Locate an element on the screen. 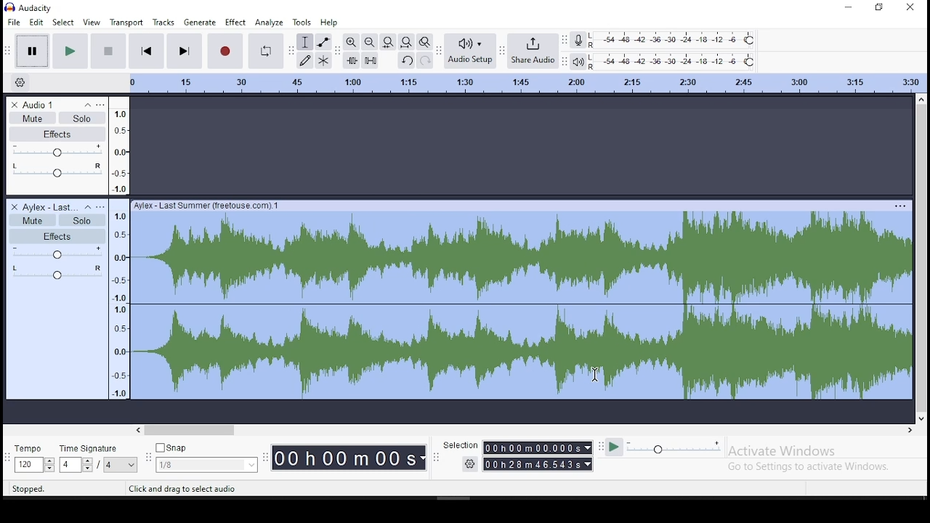 The image size is (930, 523). undo is located at coordinates (405, 60).